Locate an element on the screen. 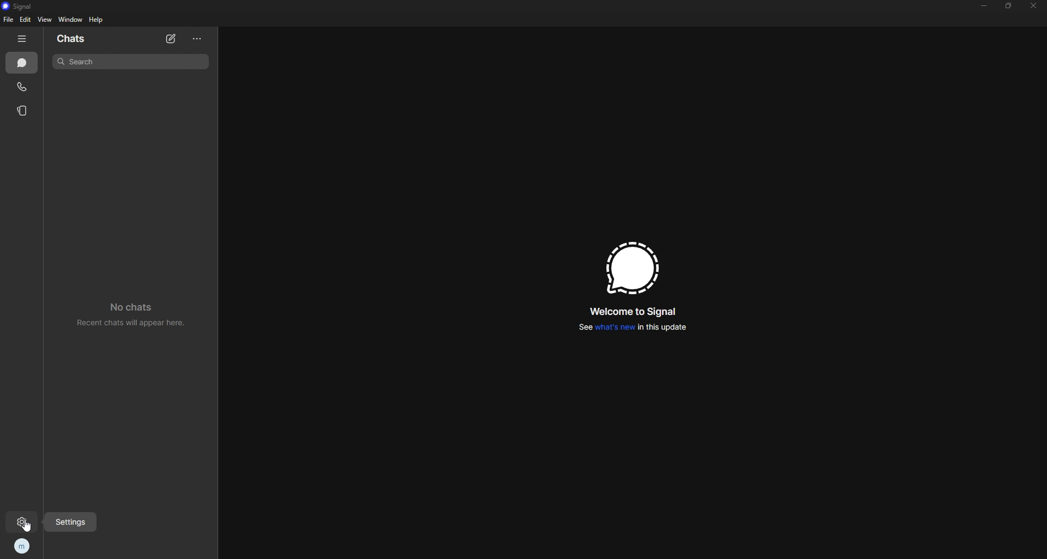 The image size is (1047, 559). signal logo is located at coordinates (630, 269).